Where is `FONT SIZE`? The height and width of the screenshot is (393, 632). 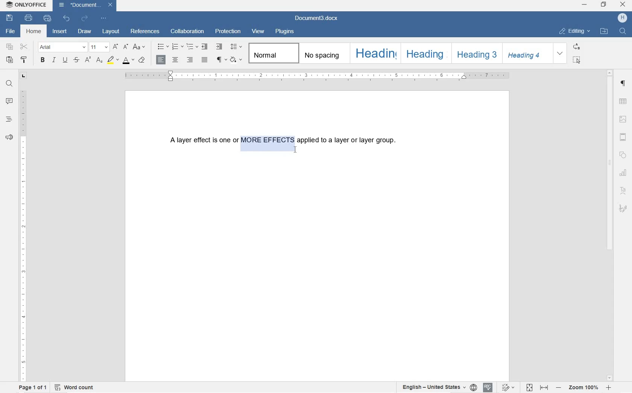 FONT SIZE is located at coordinates (99, 47).